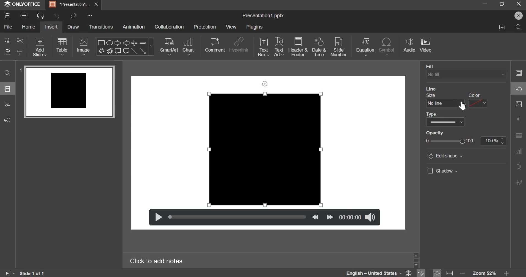 Image resolution: width=526 pixels, height=277 pixels. Describe the element at coordinates (315, 217) in the screenshot. I see `move back` at that location.